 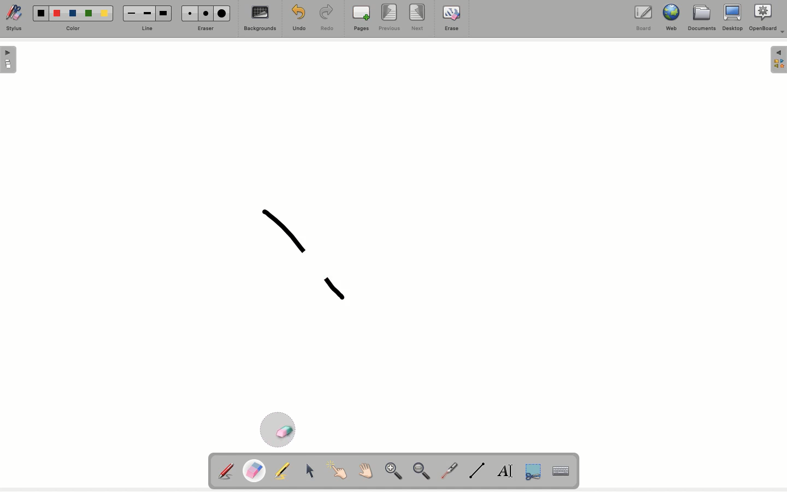 I want to click on Large , so click(x=224, y=13).